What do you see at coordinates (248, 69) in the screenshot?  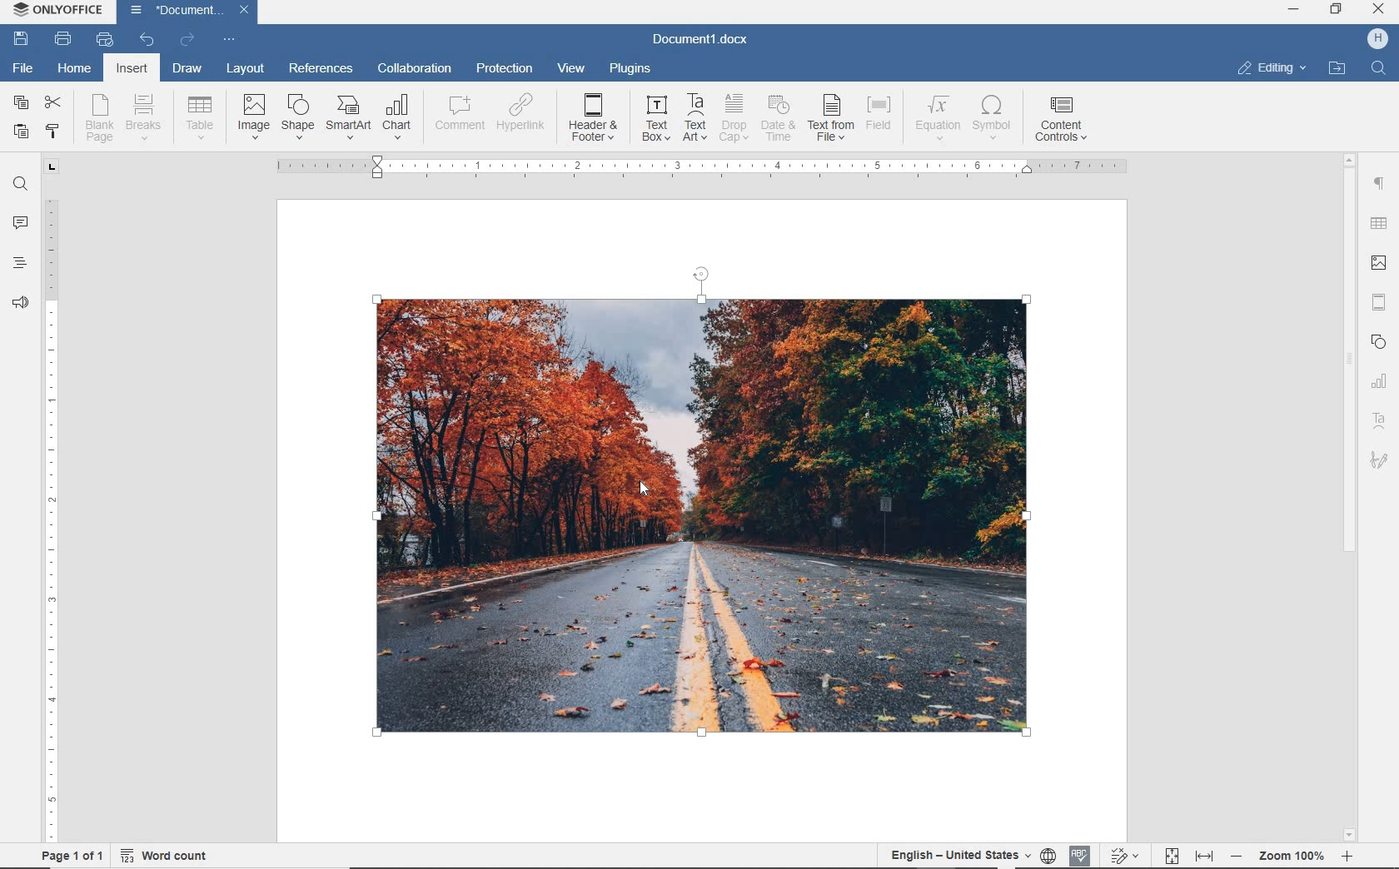 I see `layout` at bounding box center [248, 69].